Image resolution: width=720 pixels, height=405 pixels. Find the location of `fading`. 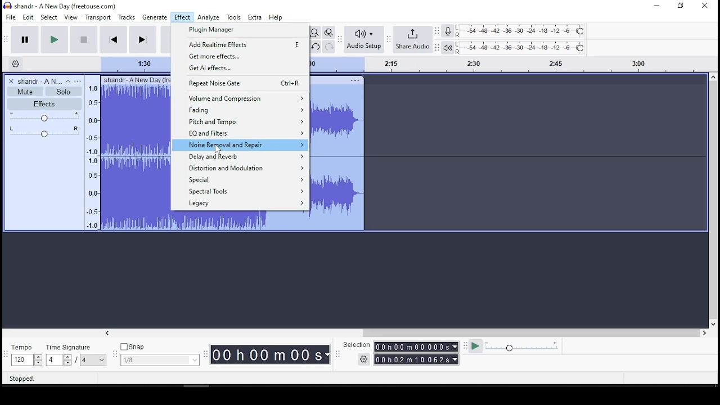

fading is located at coordinates (240, 110).